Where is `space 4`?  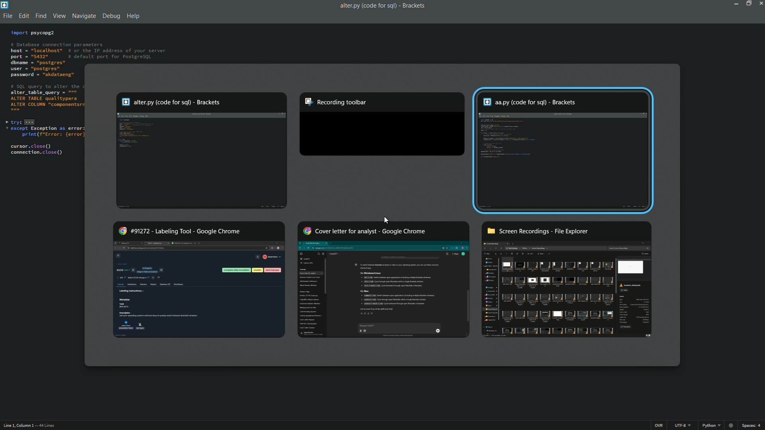 space 4 is located at coordinates (753, 425).